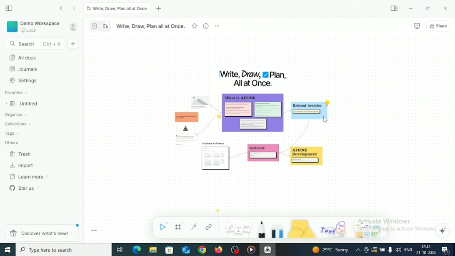 Image resolution: width=455 pixels, height=256 pixels. Describe the element at coordinates (417, 26) in the screenshot. I see `Presentation` at that location.